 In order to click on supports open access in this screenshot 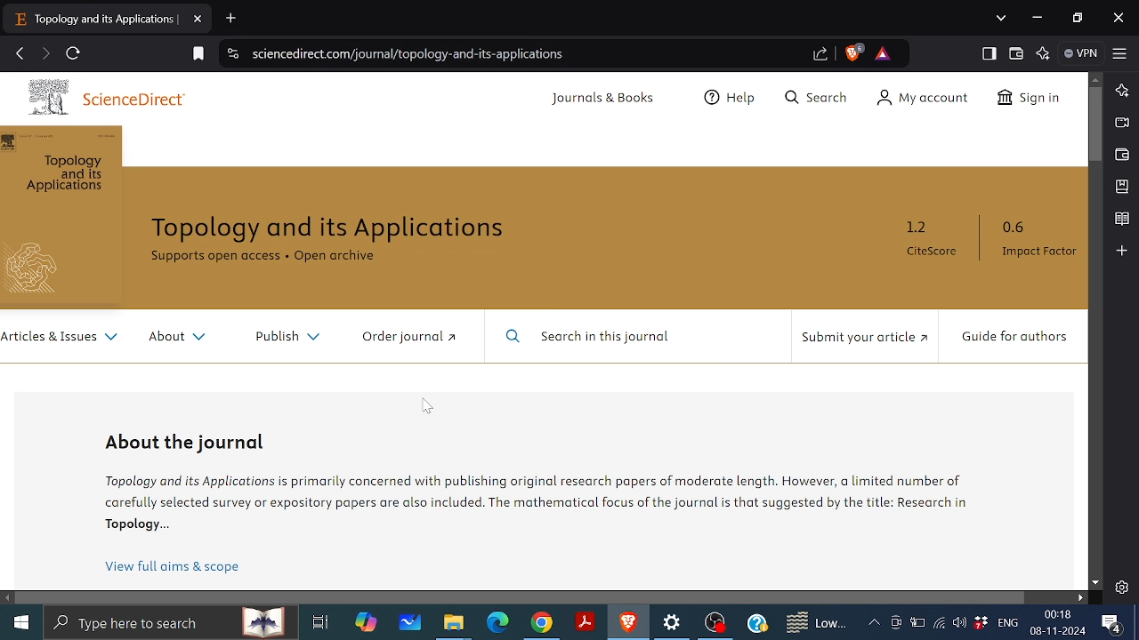, I will do `click(216, 258)`.